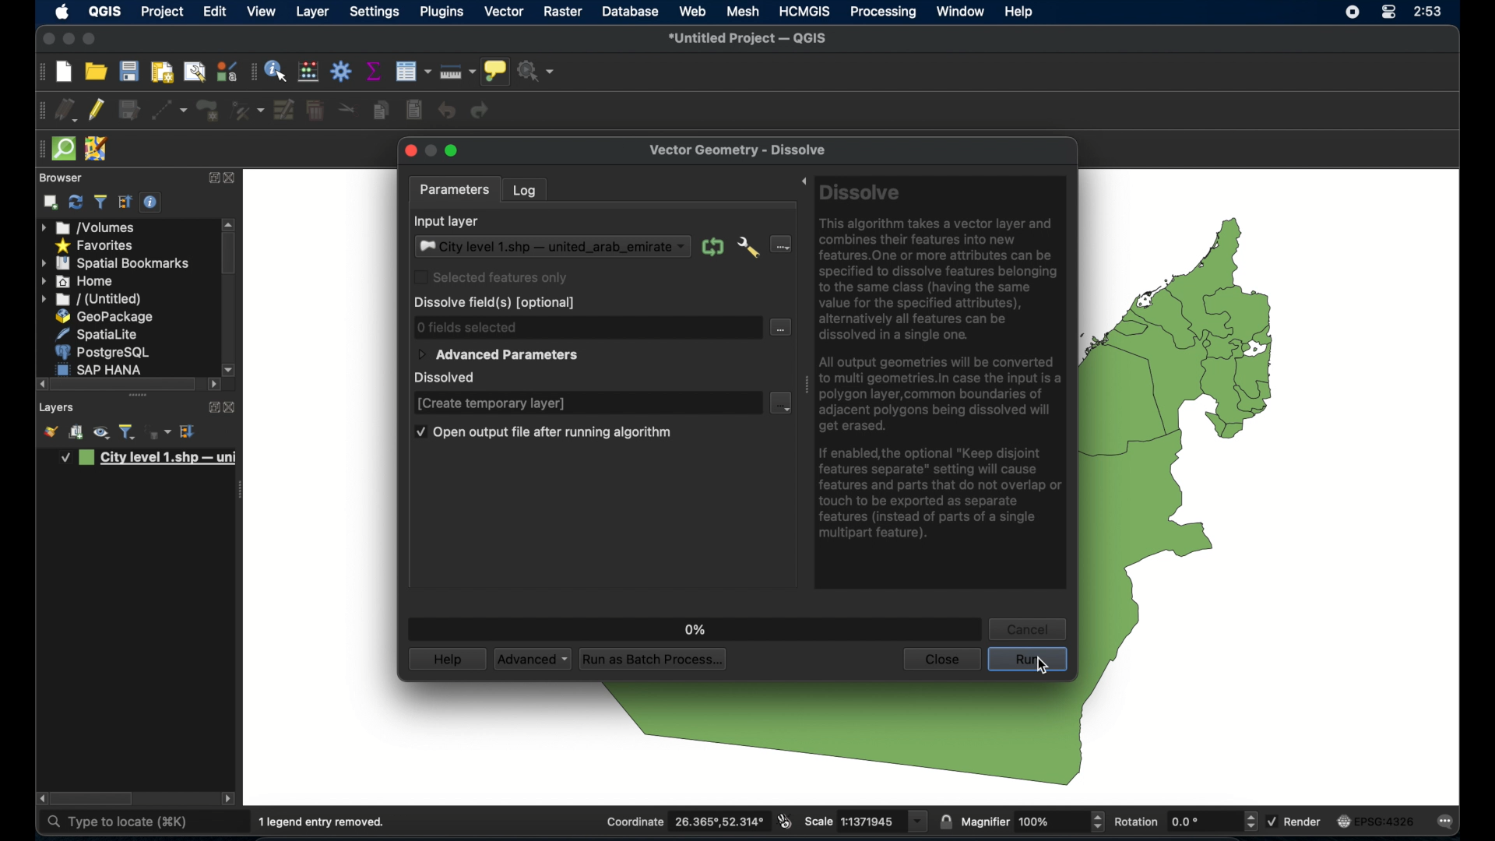 This screenshot has height=841, width=1495. What do you see at coordinates (940, 660) in the screenshot?
I see `close` at bounding box center [940, 660].